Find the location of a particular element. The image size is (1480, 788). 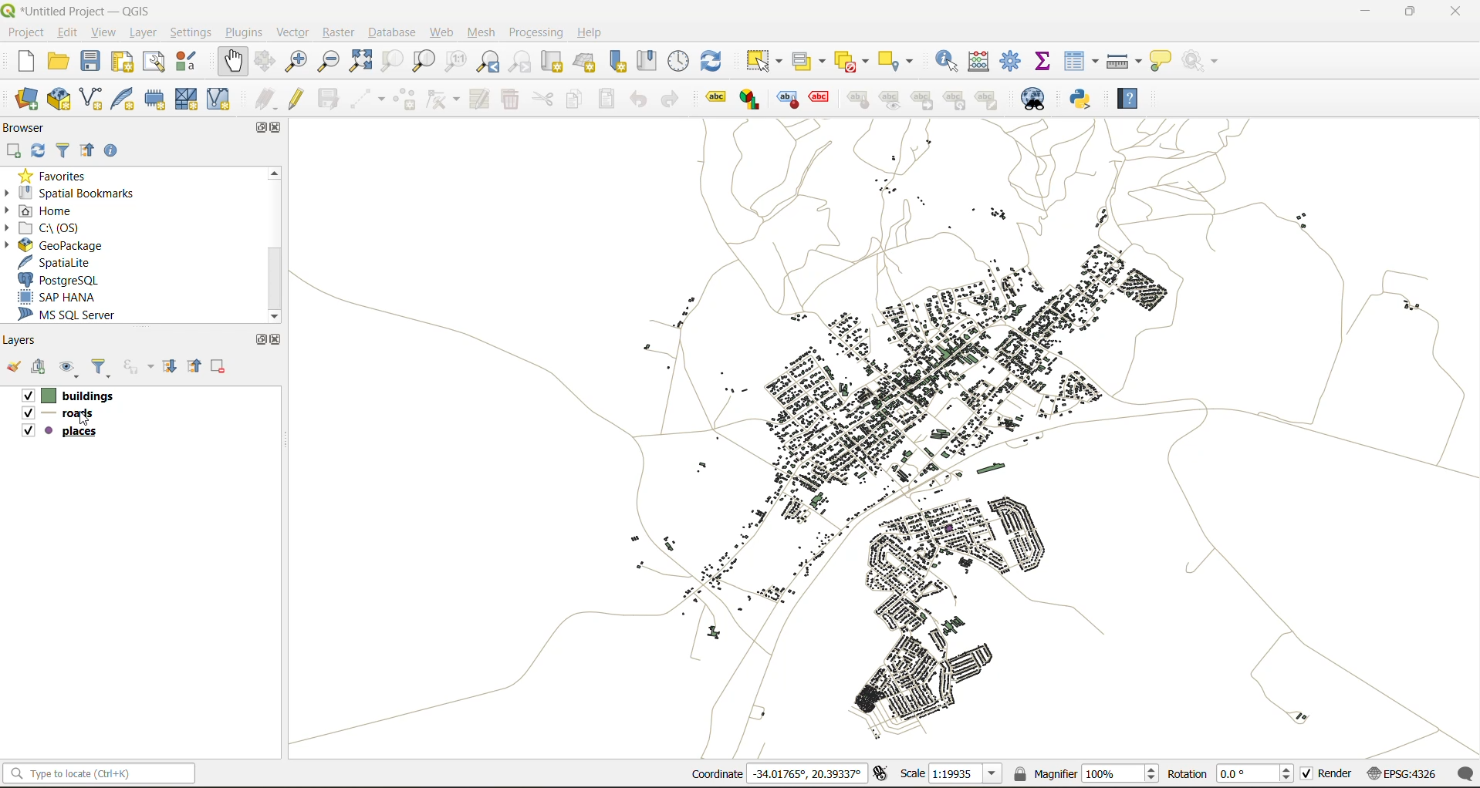

maximize is located at coordinates (261, 341).